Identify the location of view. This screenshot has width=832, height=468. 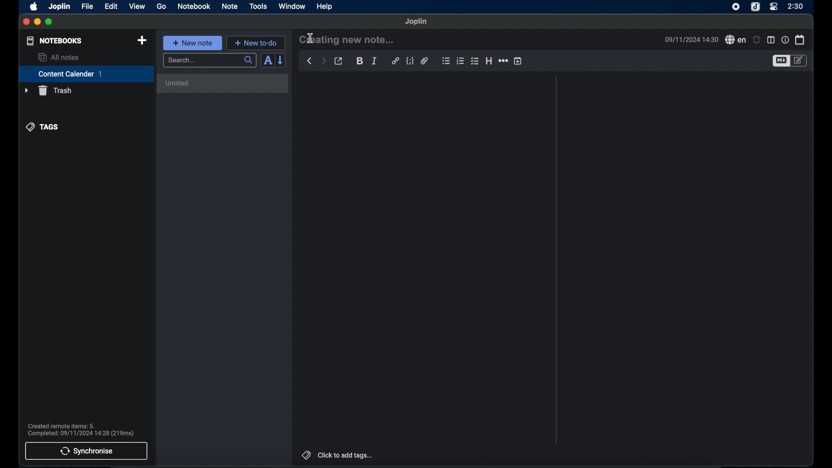
(137, 6).